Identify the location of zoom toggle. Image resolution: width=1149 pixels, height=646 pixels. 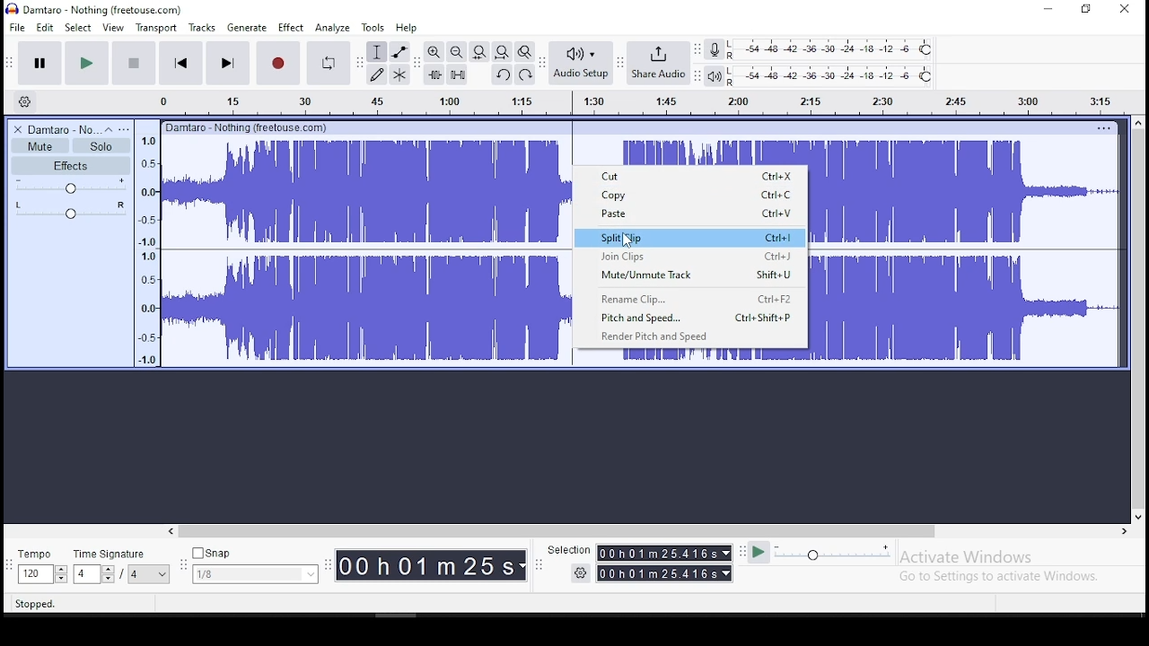
(525, 52).